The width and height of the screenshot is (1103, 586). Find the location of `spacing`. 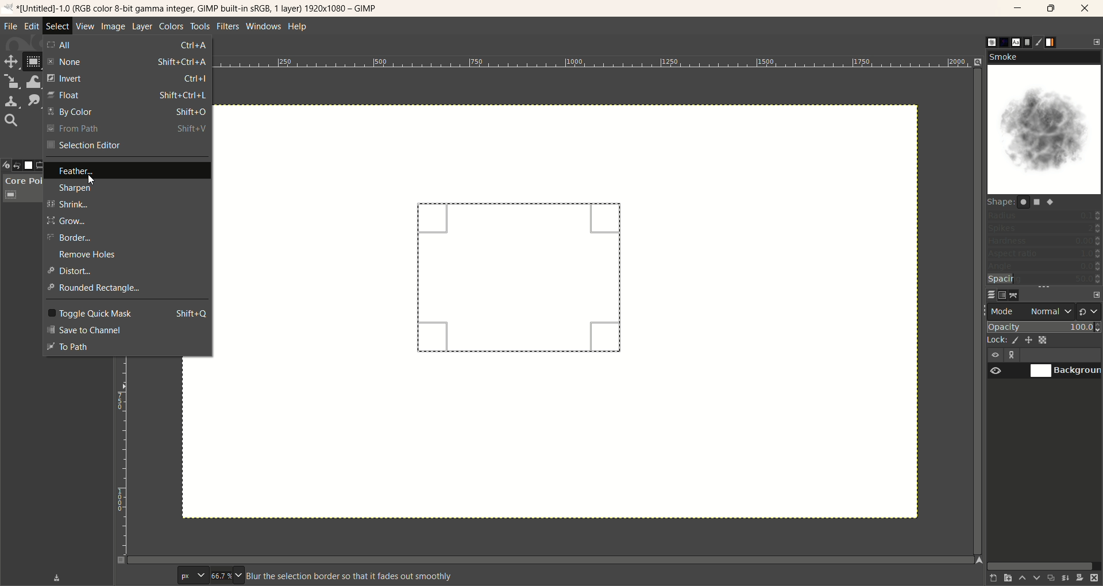

spacing is located at coordinates (1044, 280).